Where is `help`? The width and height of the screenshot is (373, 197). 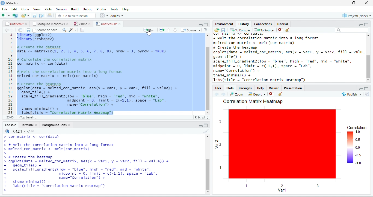
help is located at coordinates (260, 88).